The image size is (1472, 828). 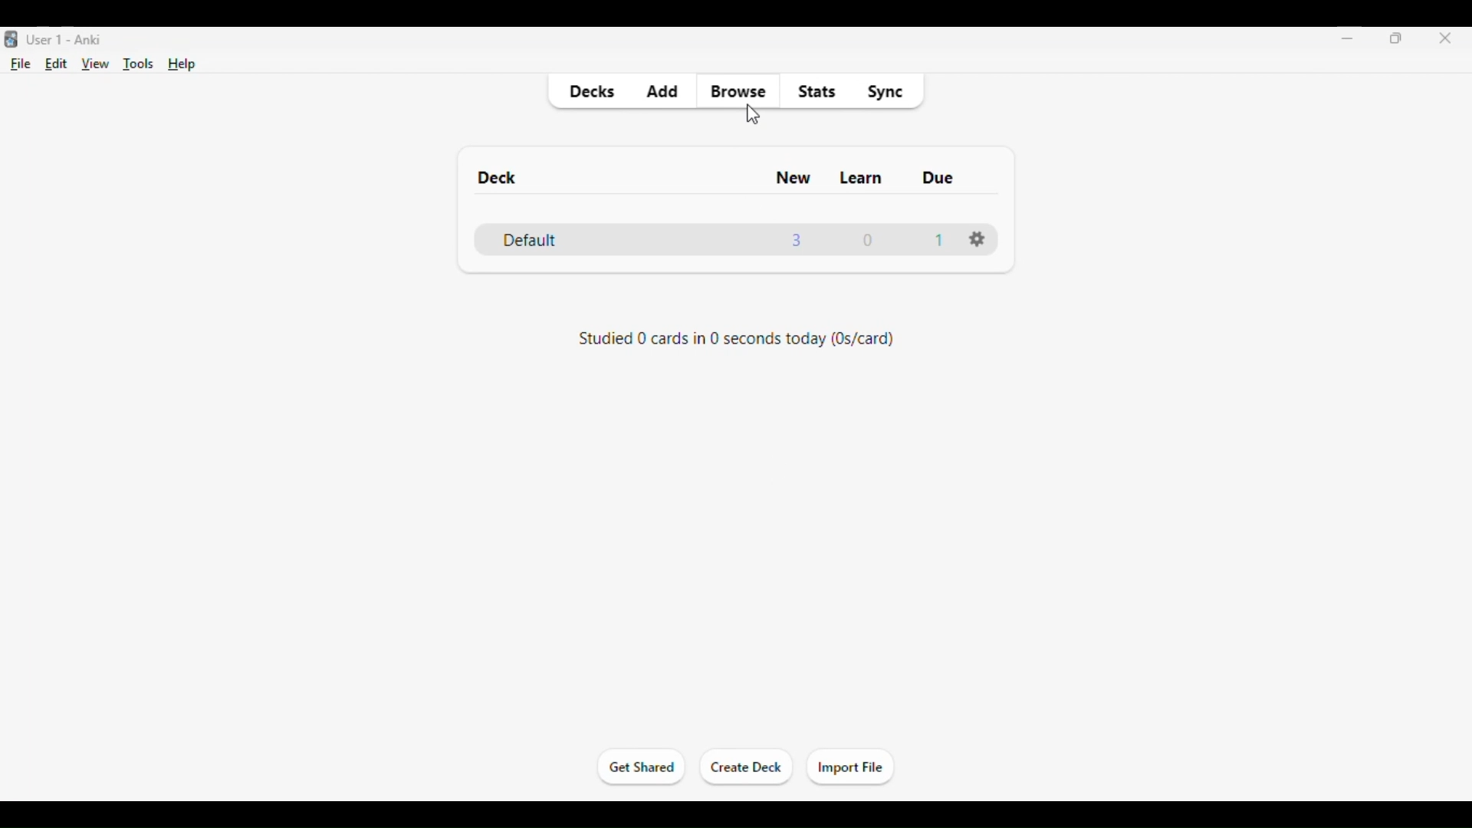 I want to click on new, so click(x=793, y=178).